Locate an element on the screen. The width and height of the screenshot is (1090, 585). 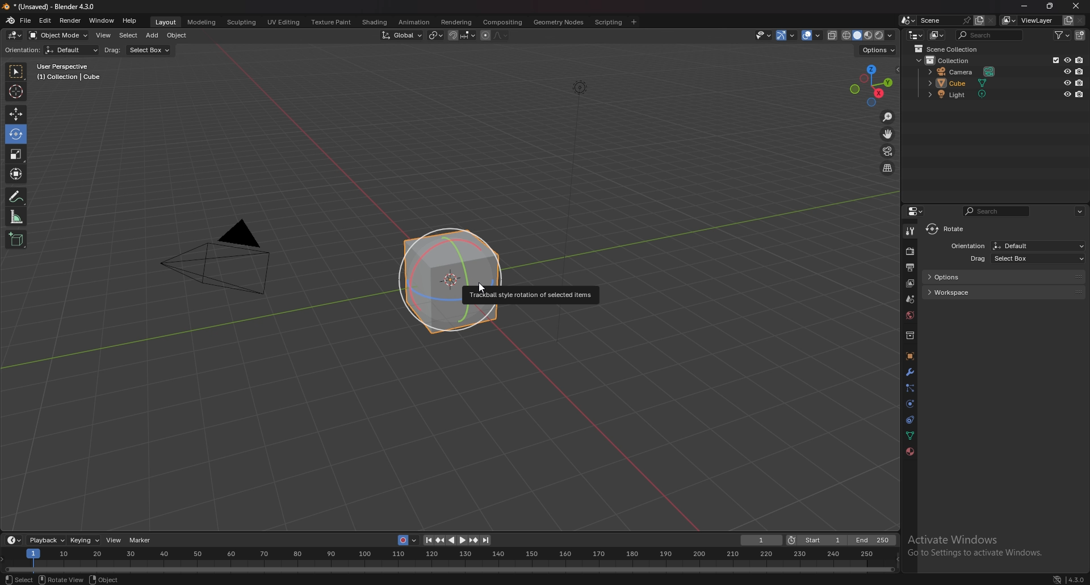
view layer is located at coordinates (910, 283).